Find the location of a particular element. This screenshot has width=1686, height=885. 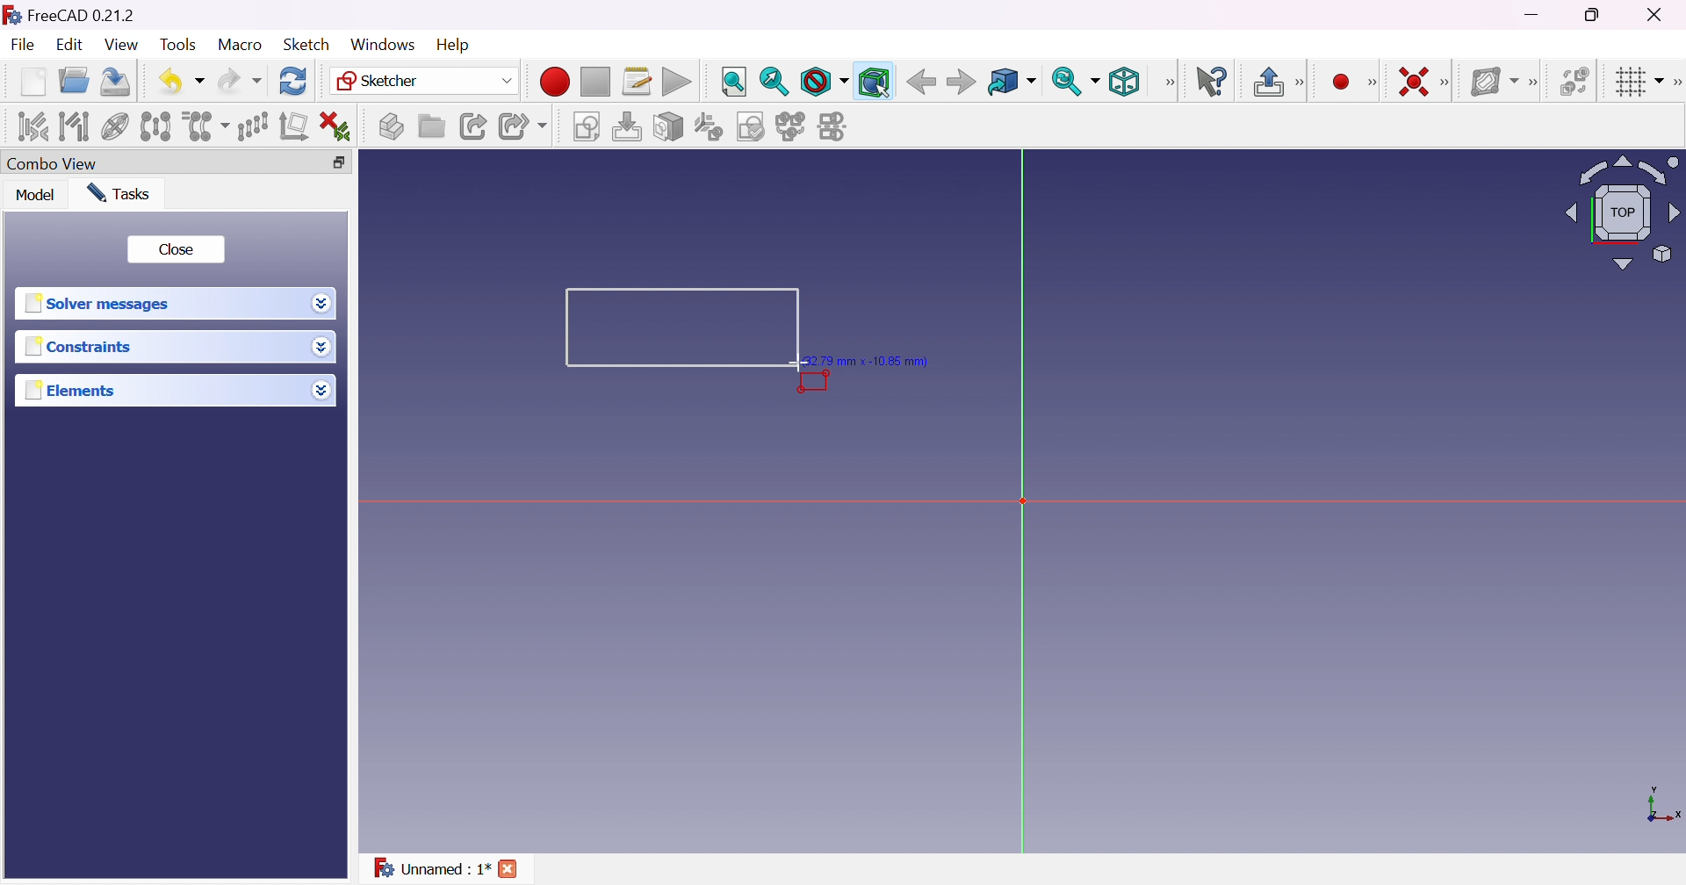

Create sketch is located at coordinates (585, 126).